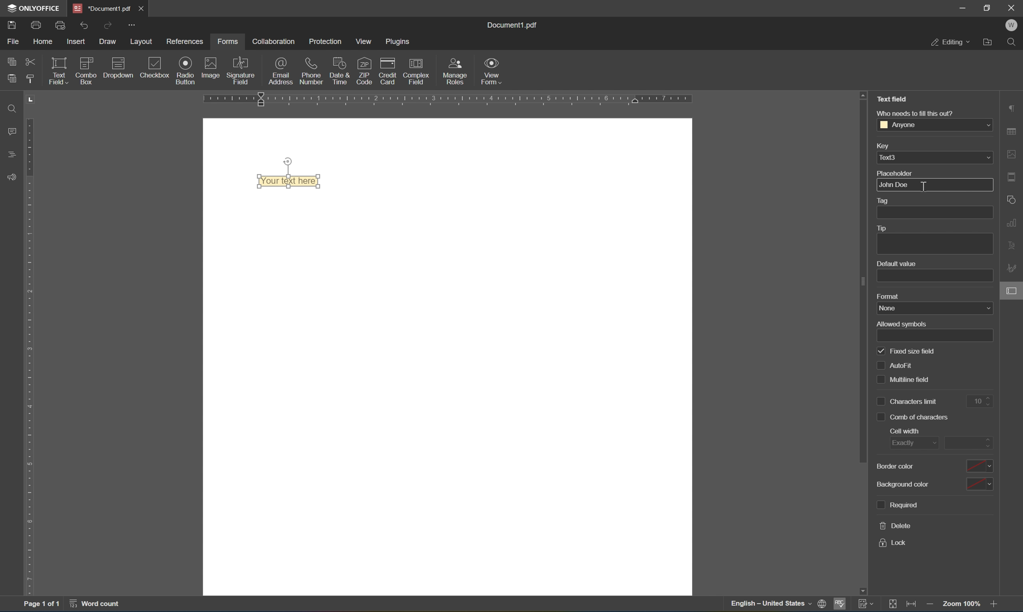  Describe the element at coordinates (927, 188) in the screenshot. I see `cursor` at that location.